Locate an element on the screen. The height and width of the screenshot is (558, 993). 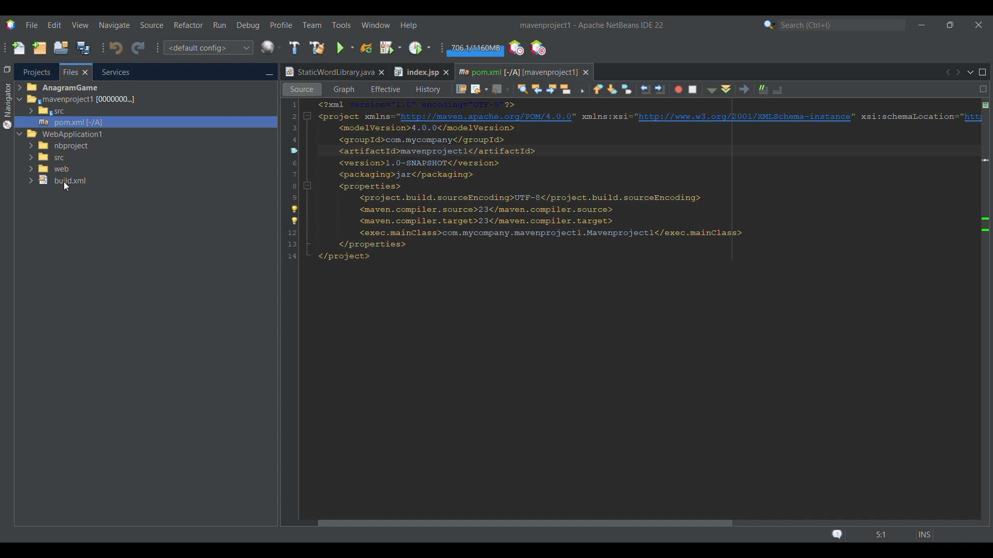
Configuration options is located at coordinates (208, 48).